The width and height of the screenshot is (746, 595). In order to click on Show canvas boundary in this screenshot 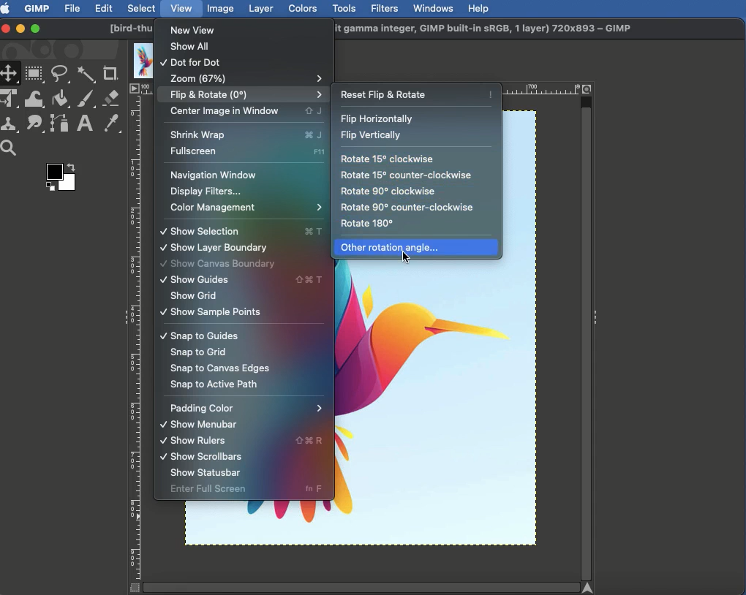, I will do `click(219, 264)`.